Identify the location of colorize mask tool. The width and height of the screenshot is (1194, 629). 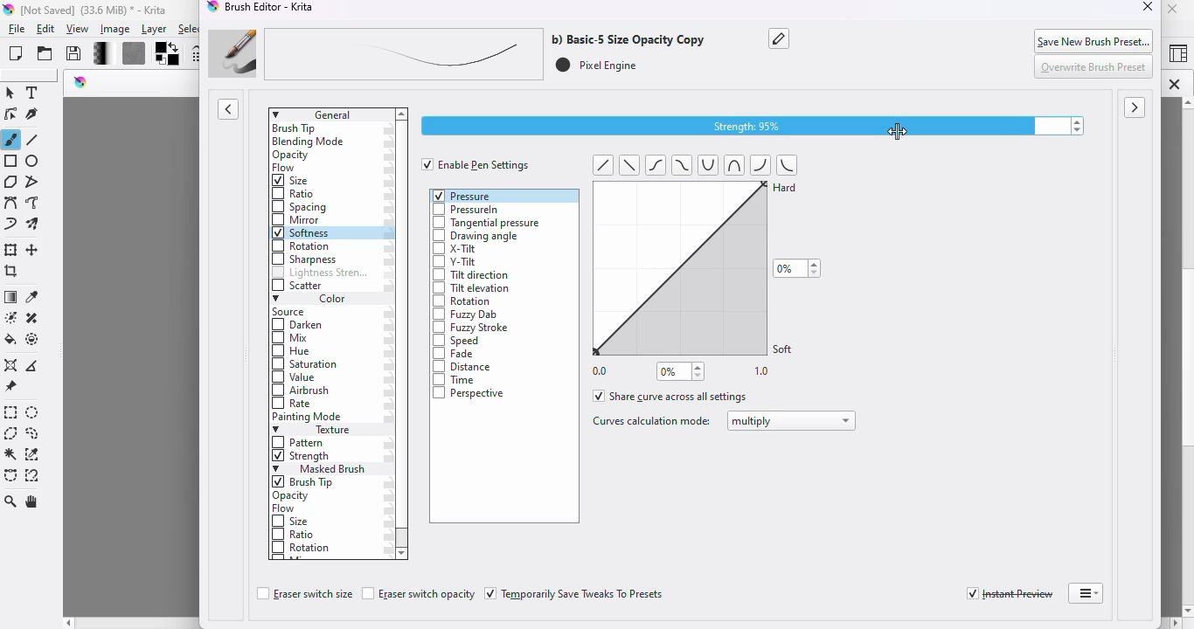
(10, 317).